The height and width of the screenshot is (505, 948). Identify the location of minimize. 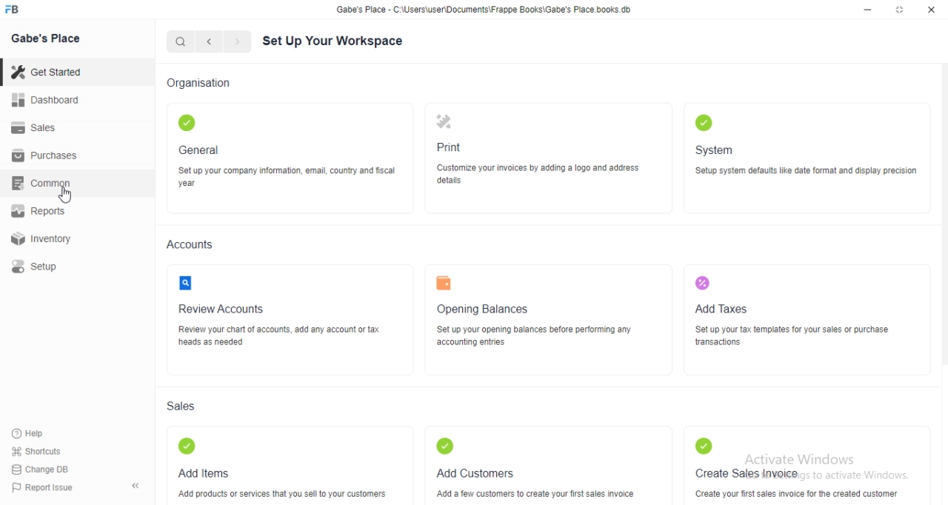
(868, 10).